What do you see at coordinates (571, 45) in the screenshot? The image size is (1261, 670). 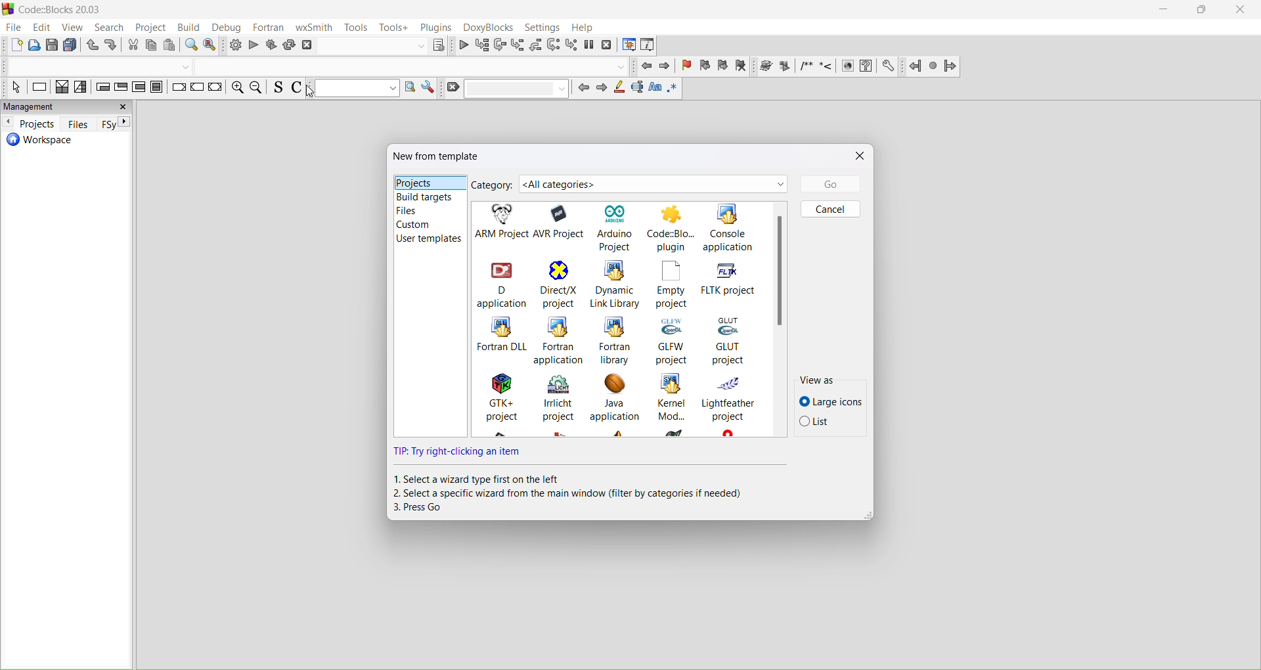 I see `step into instructions` at bounding box center [571, 45].